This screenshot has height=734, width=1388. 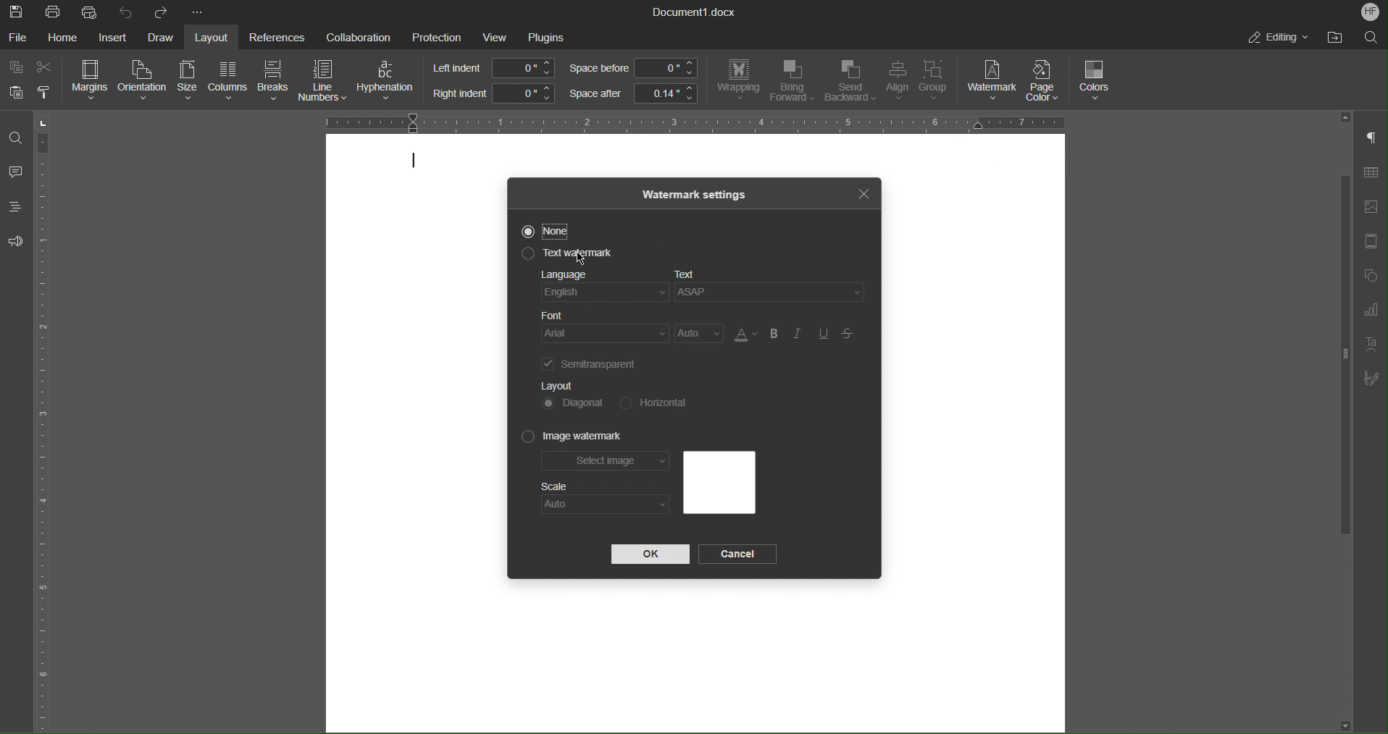 What do you see at coordinates (324, 83) in the screenshot?
I see `Line Numbers` at bounding box center [324, 83].